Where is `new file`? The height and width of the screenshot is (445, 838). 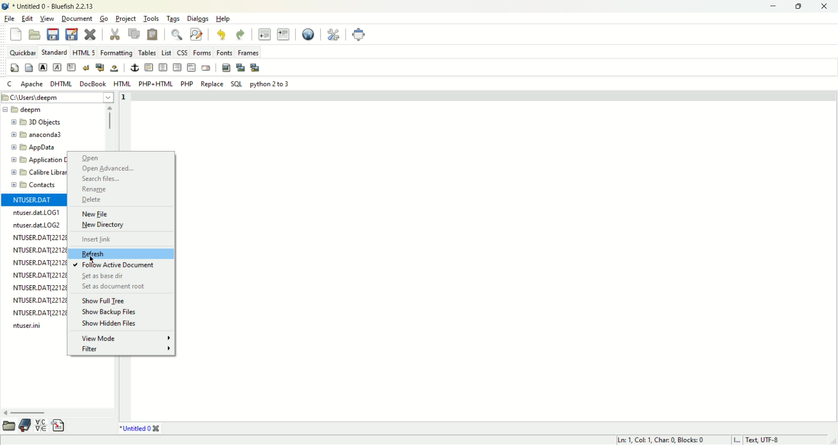
new file is located at coordinates (15, 34).